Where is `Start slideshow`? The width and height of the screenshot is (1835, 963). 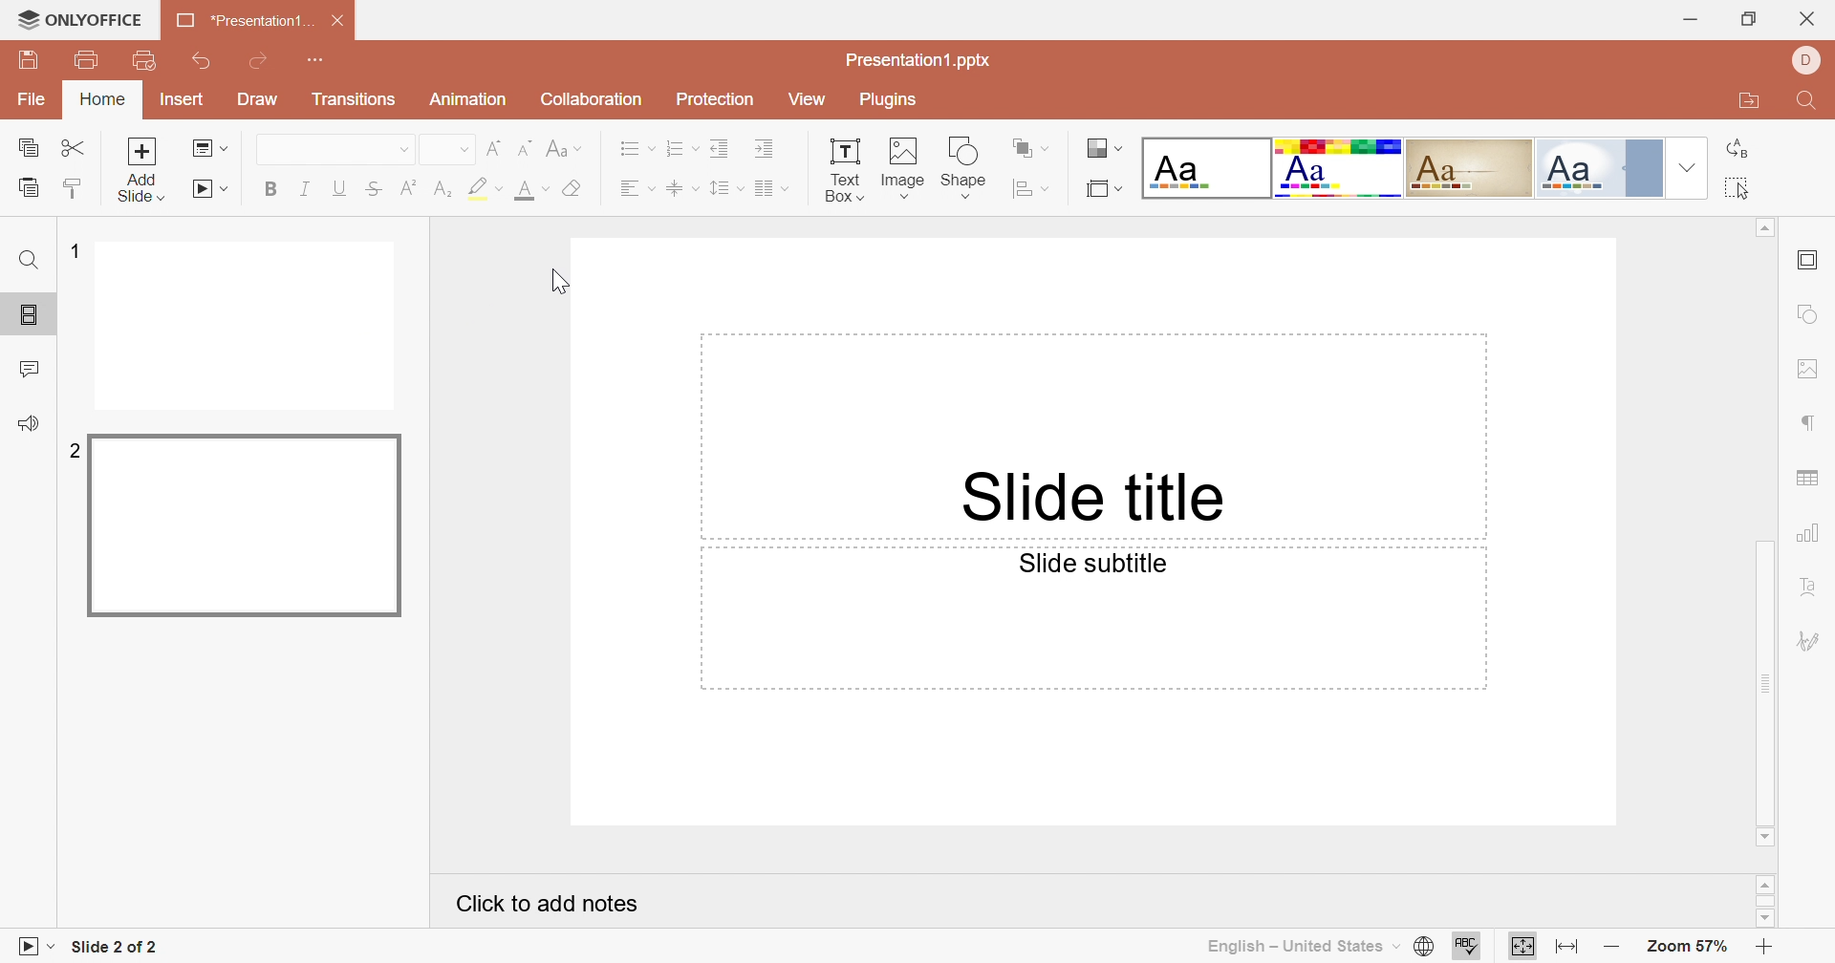
Start slideshow is located at coordinates (209, 188).